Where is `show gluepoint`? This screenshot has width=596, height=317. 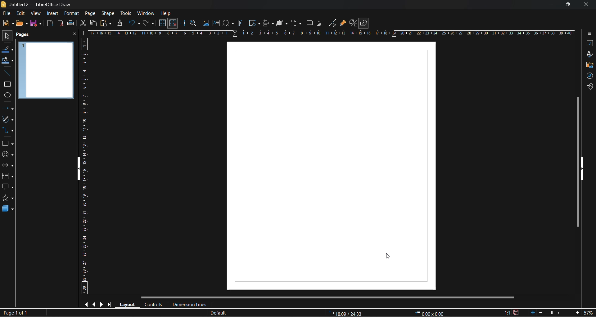 show gluepoint is located at coordinates (342, 24).